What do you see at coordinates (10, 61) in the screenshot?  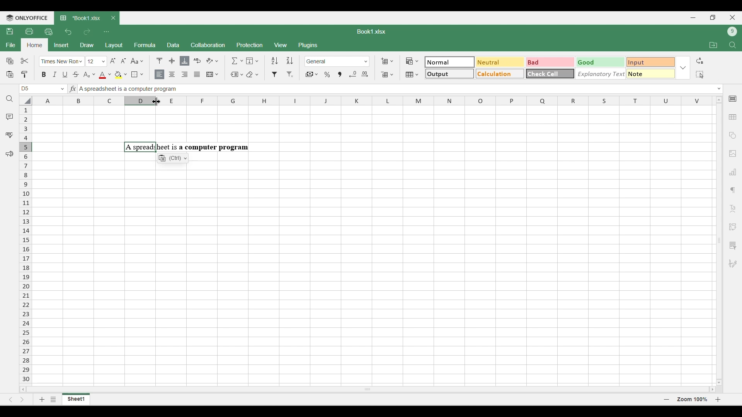 I see `Copy` at bounding box center [10, 61].